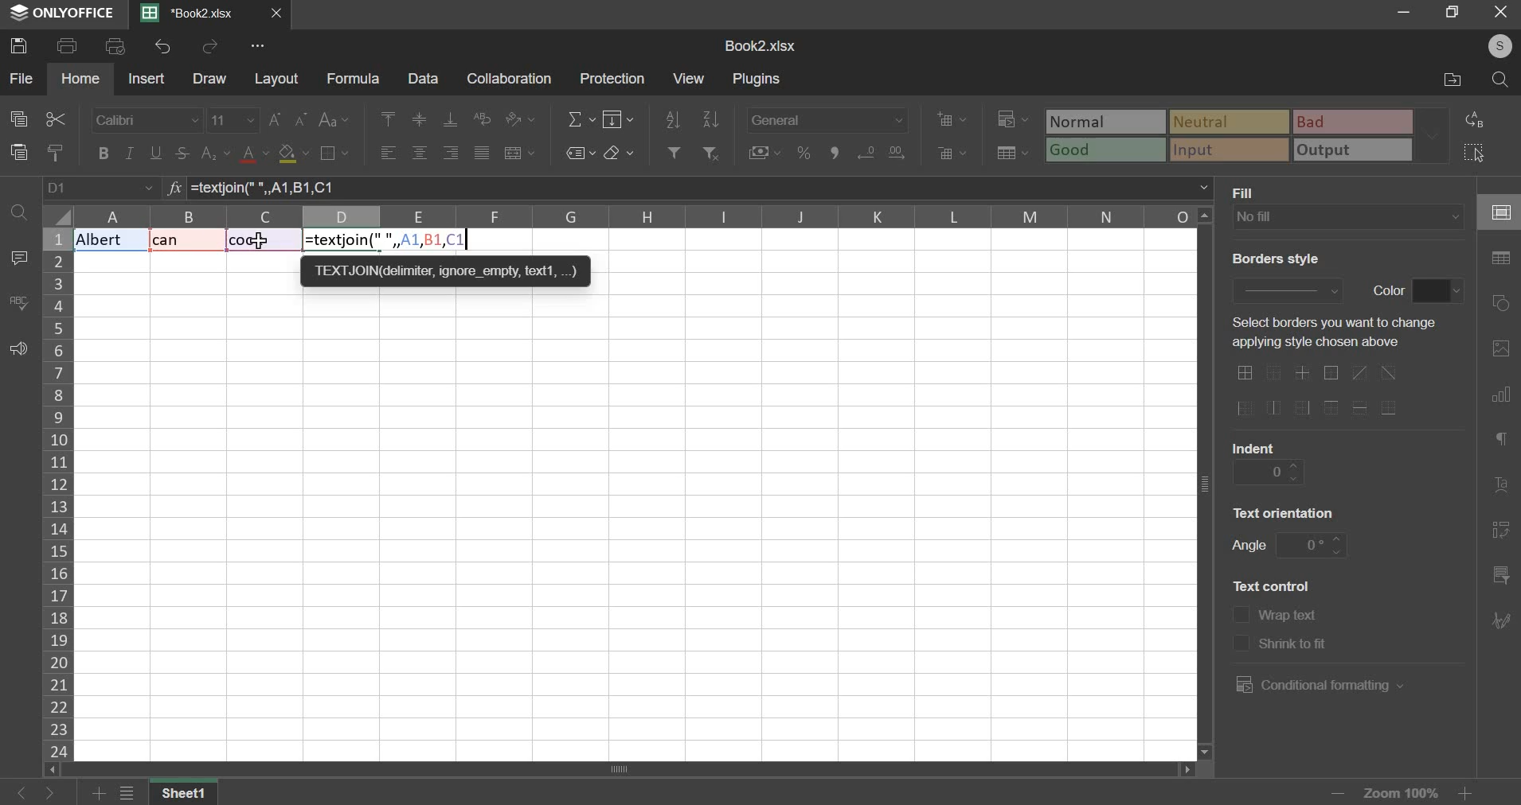 The width and height of the screenshot is (1521, 805). I want to click on delete cells, so click(952, 153).